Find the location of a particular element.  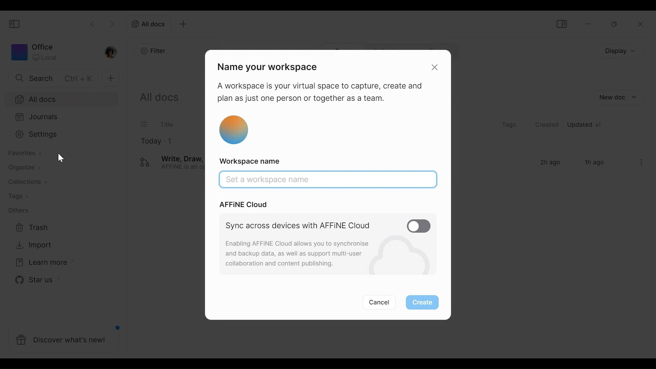

Import is located at coordinates (30, 246).